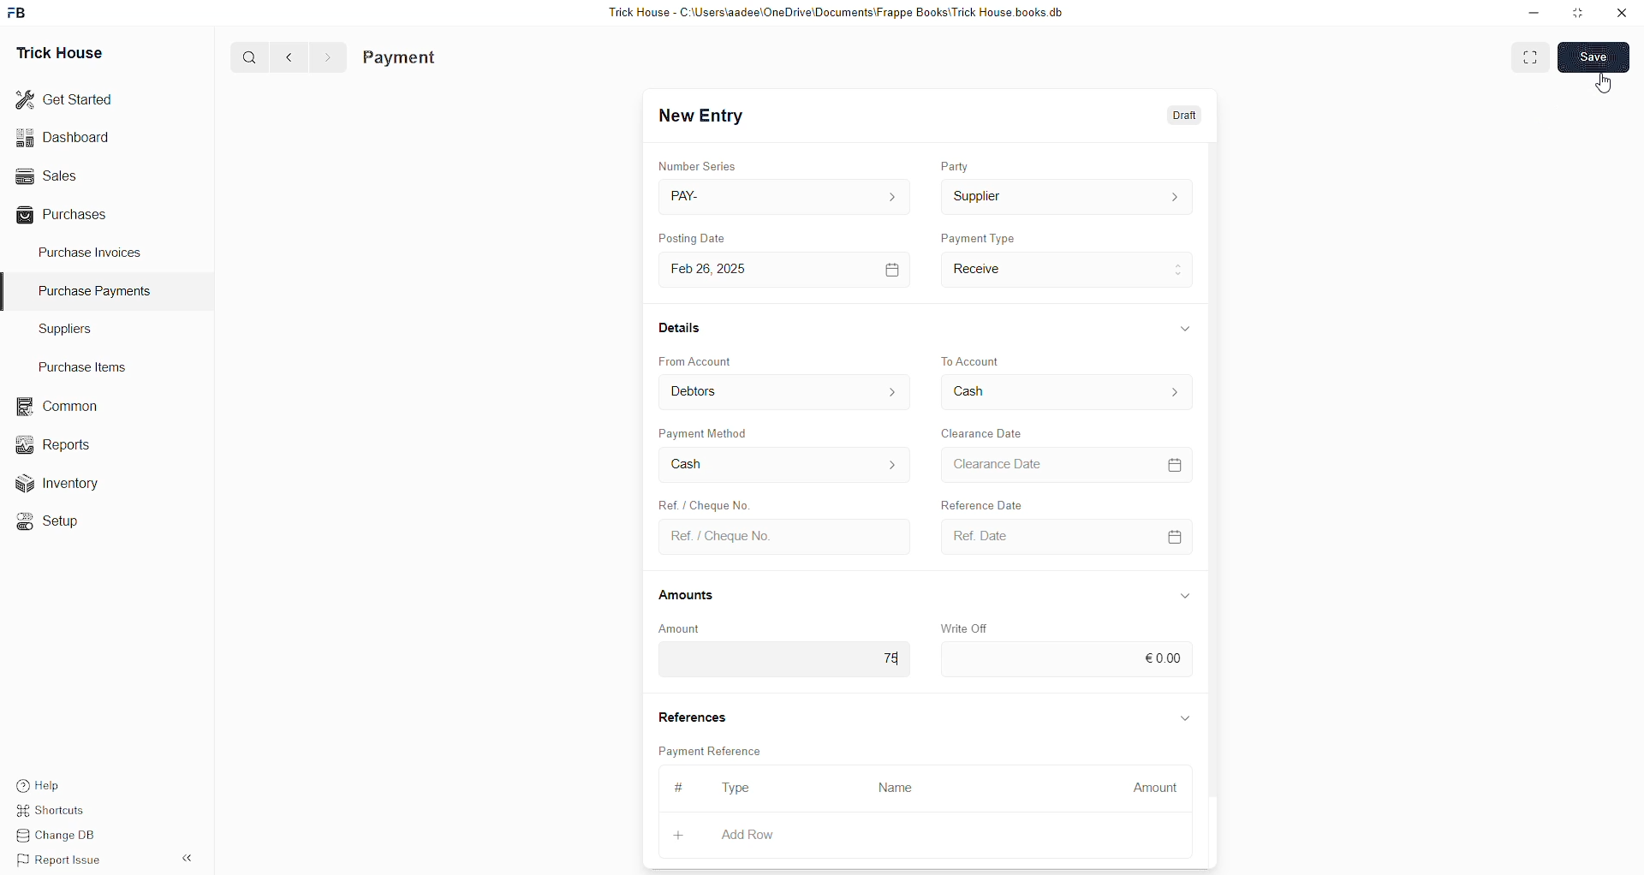 The image size is (1644, 875). Describe the element at coordinates (1180, 118) in the screenshot. I see `Draft` at that location.